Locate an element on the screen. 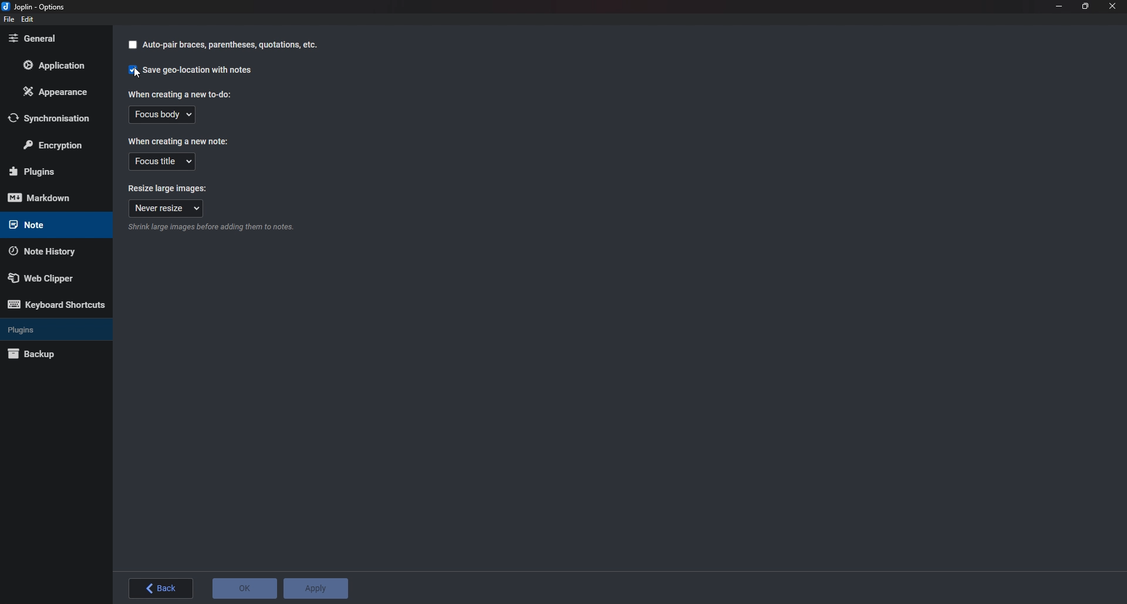 This screenshot has height=604, width=1127. Cursor on Save Geo location with notes is located at coordinates (191, 70).